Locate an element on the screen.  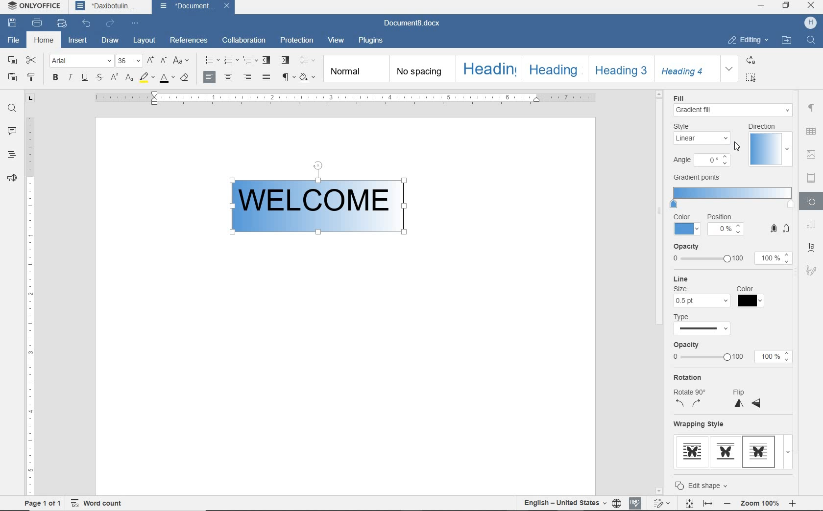
TAB STOP is located at coordinates (30, 99).